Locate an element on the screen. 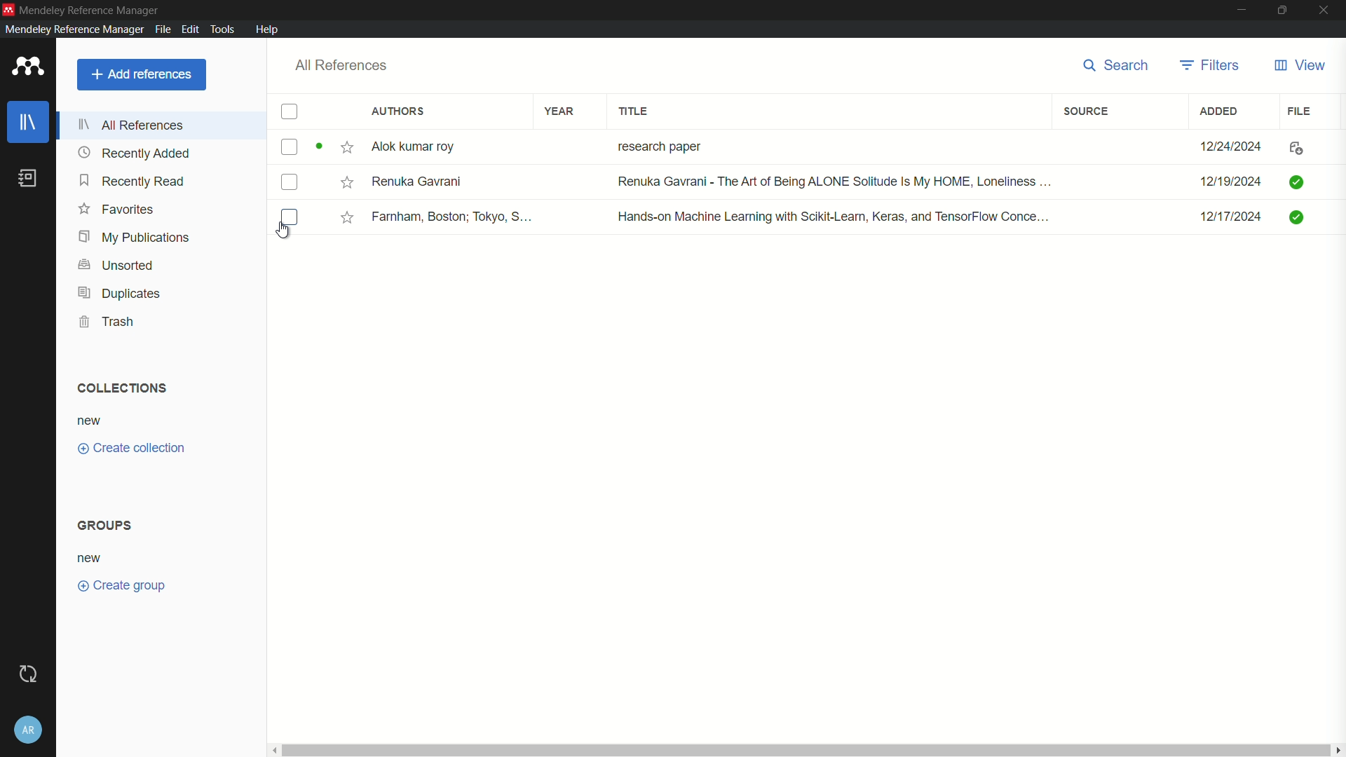 This screenshot has height=757, width=1346. Famham, Boston; Tokyo S... is located at coordinates (455, 217).